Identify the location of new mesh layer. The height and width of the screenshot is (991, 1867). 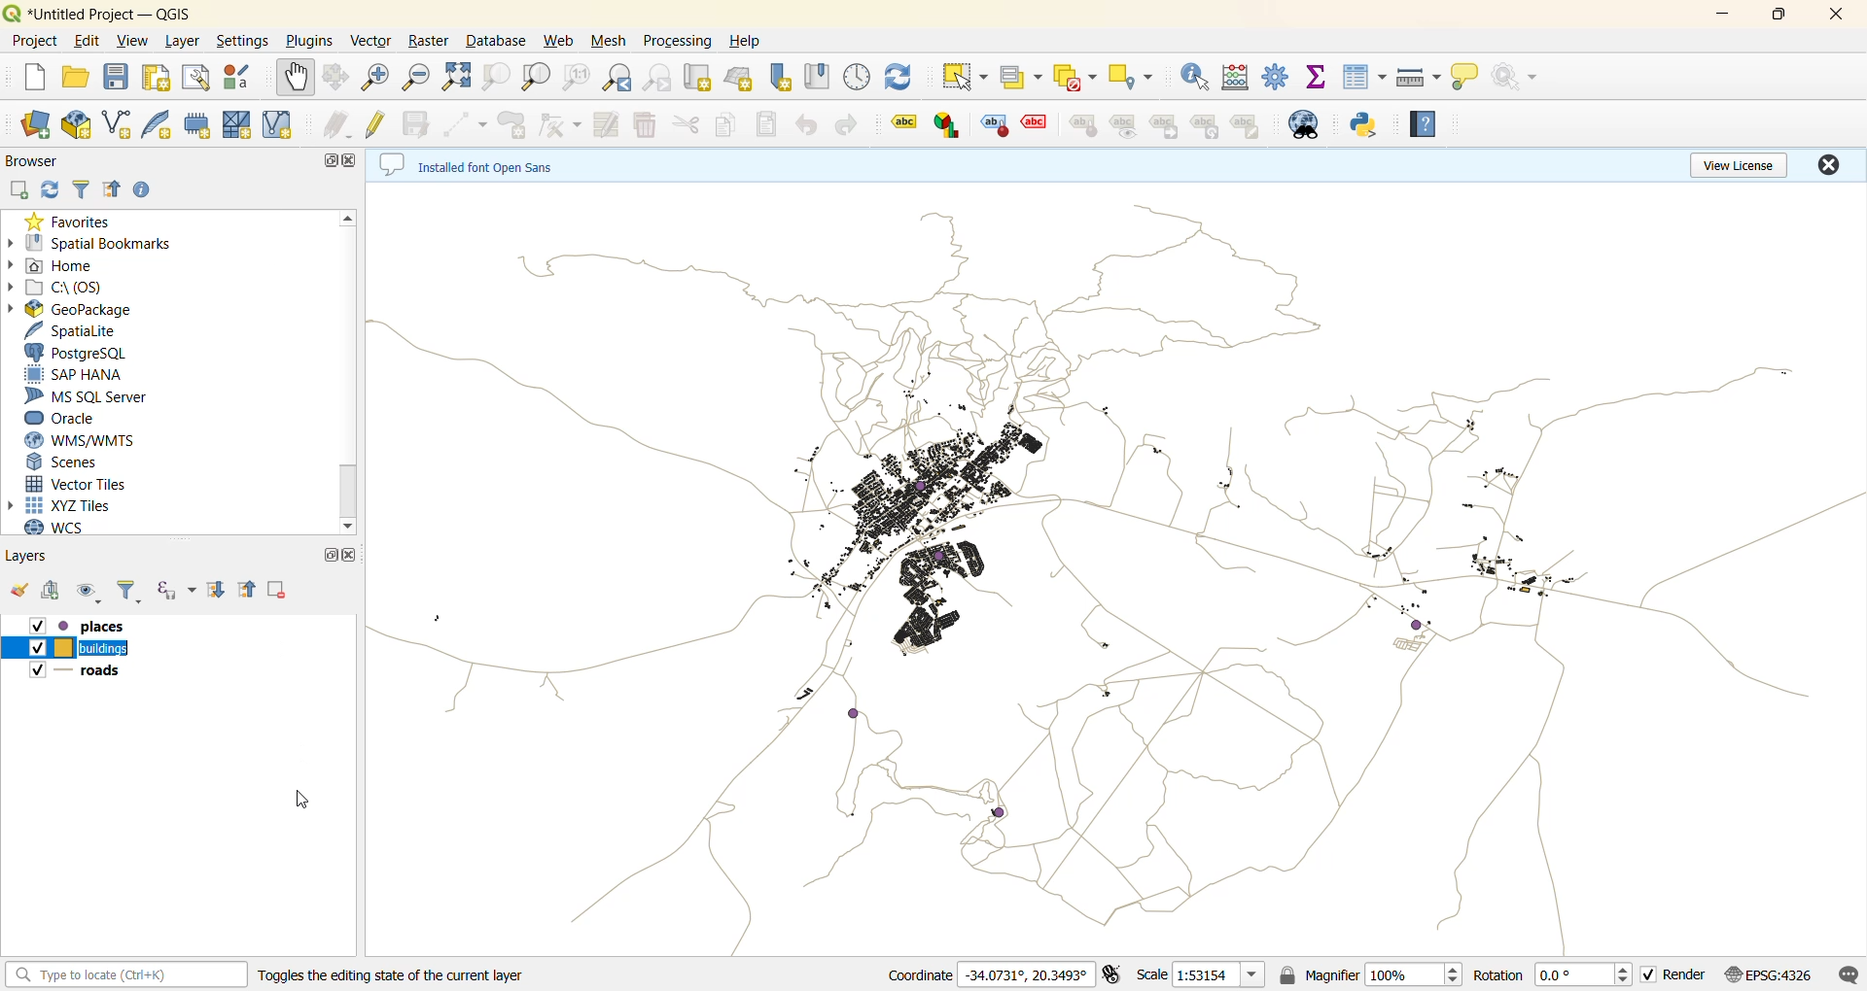
(239, 123).